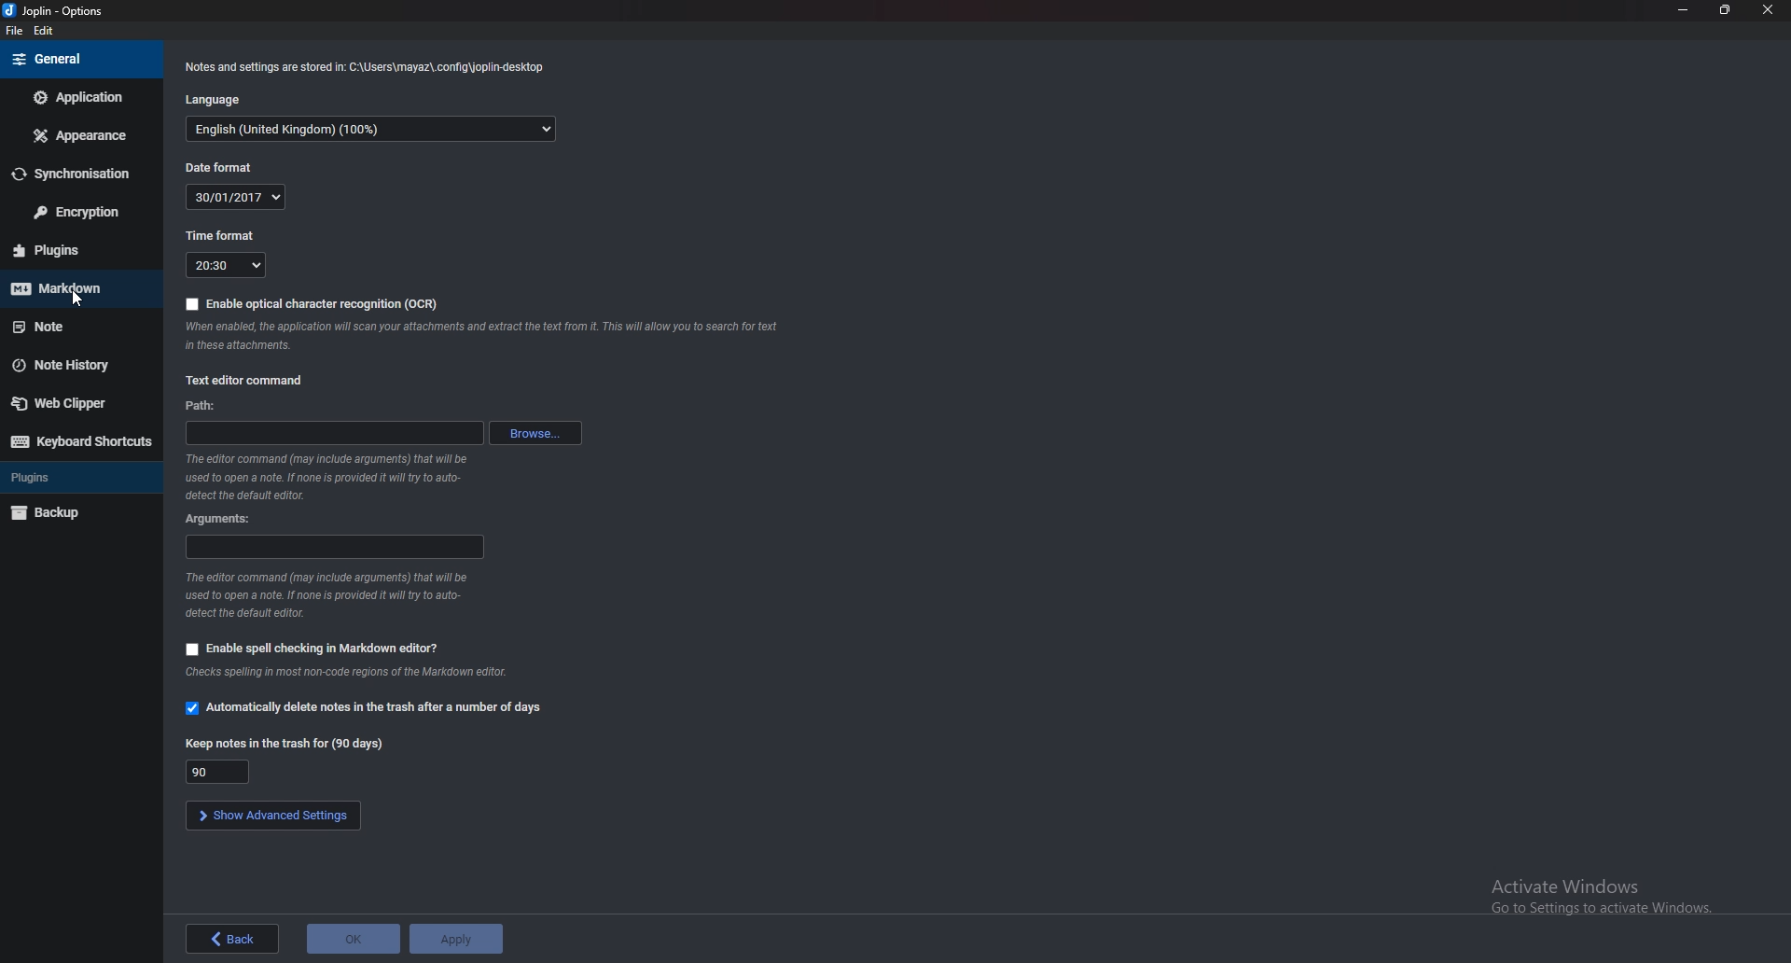  Describe the element at coordinates (328, 594) in the screenshot. I see `The editor command that will be used to open a note. If none is provided it will try to auto-detect the default editor.` at that location.